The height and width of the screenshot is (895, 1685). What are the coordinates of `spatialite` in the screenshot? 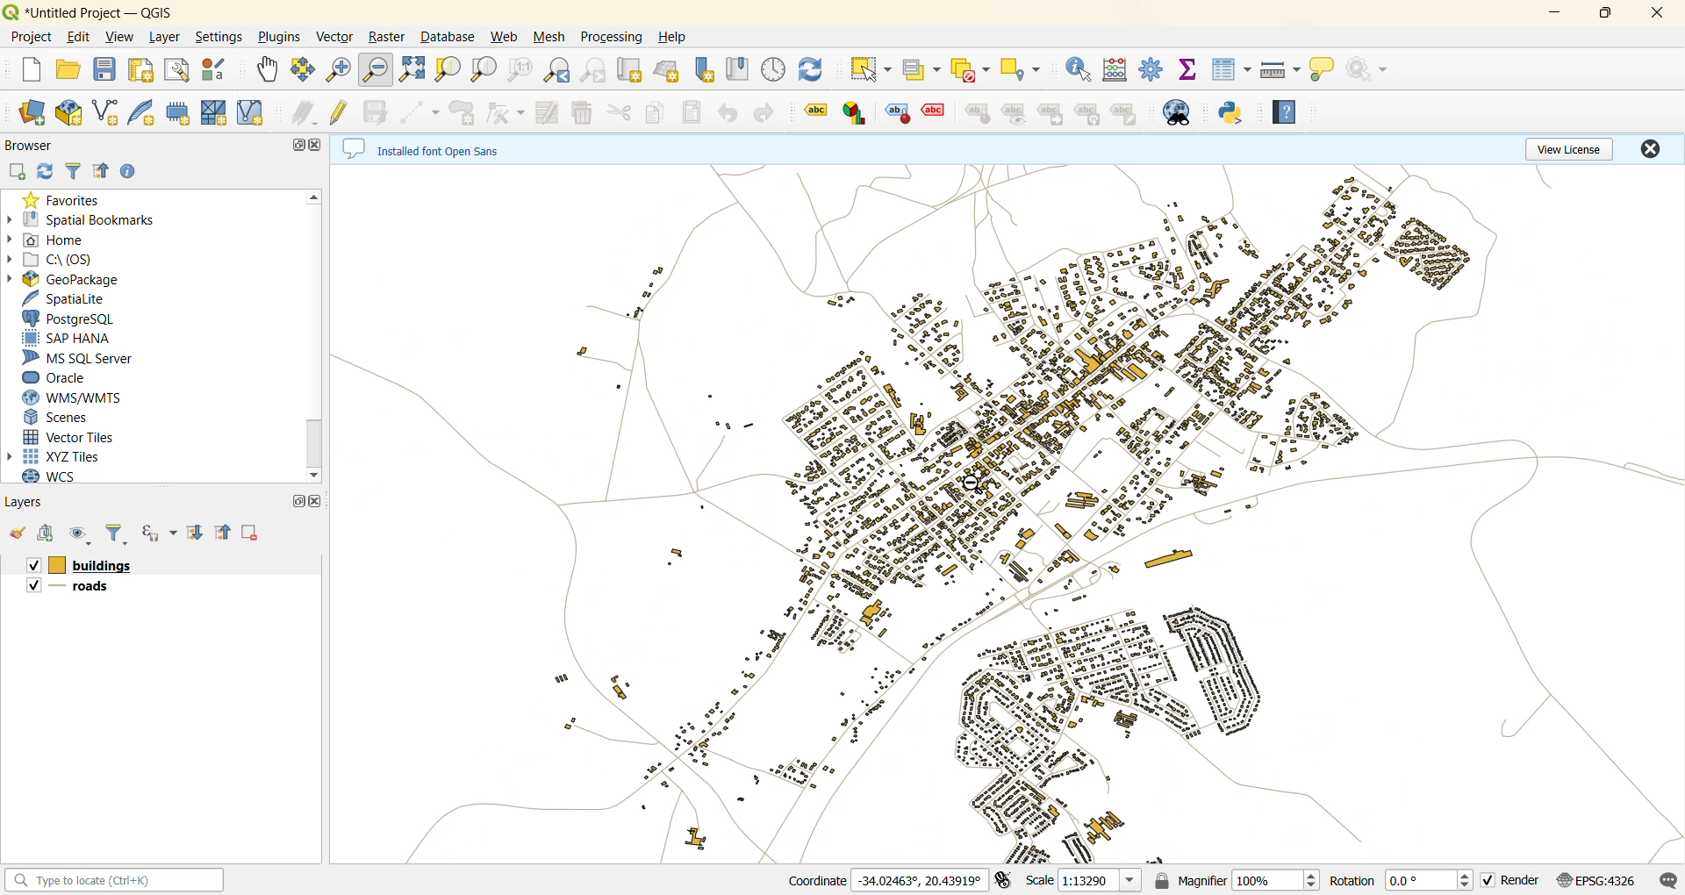 It's located at (71, 297).